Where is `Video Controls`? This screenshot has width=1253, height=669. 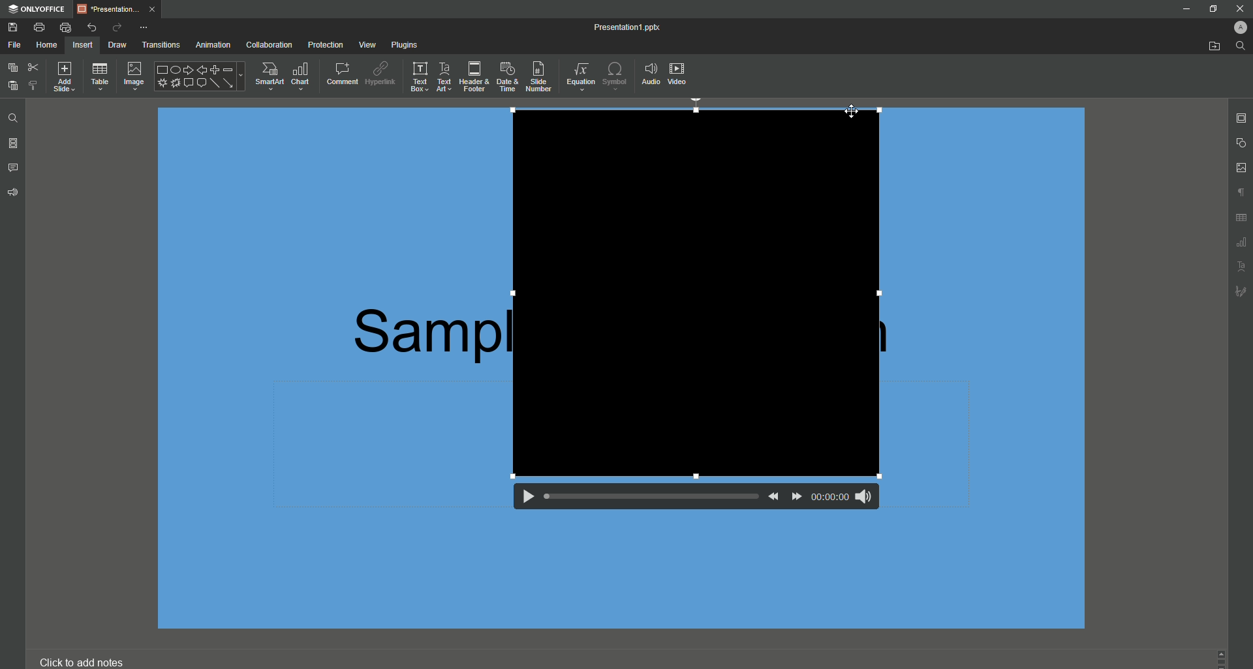 Video Controls is located at coordinates (688, 501).